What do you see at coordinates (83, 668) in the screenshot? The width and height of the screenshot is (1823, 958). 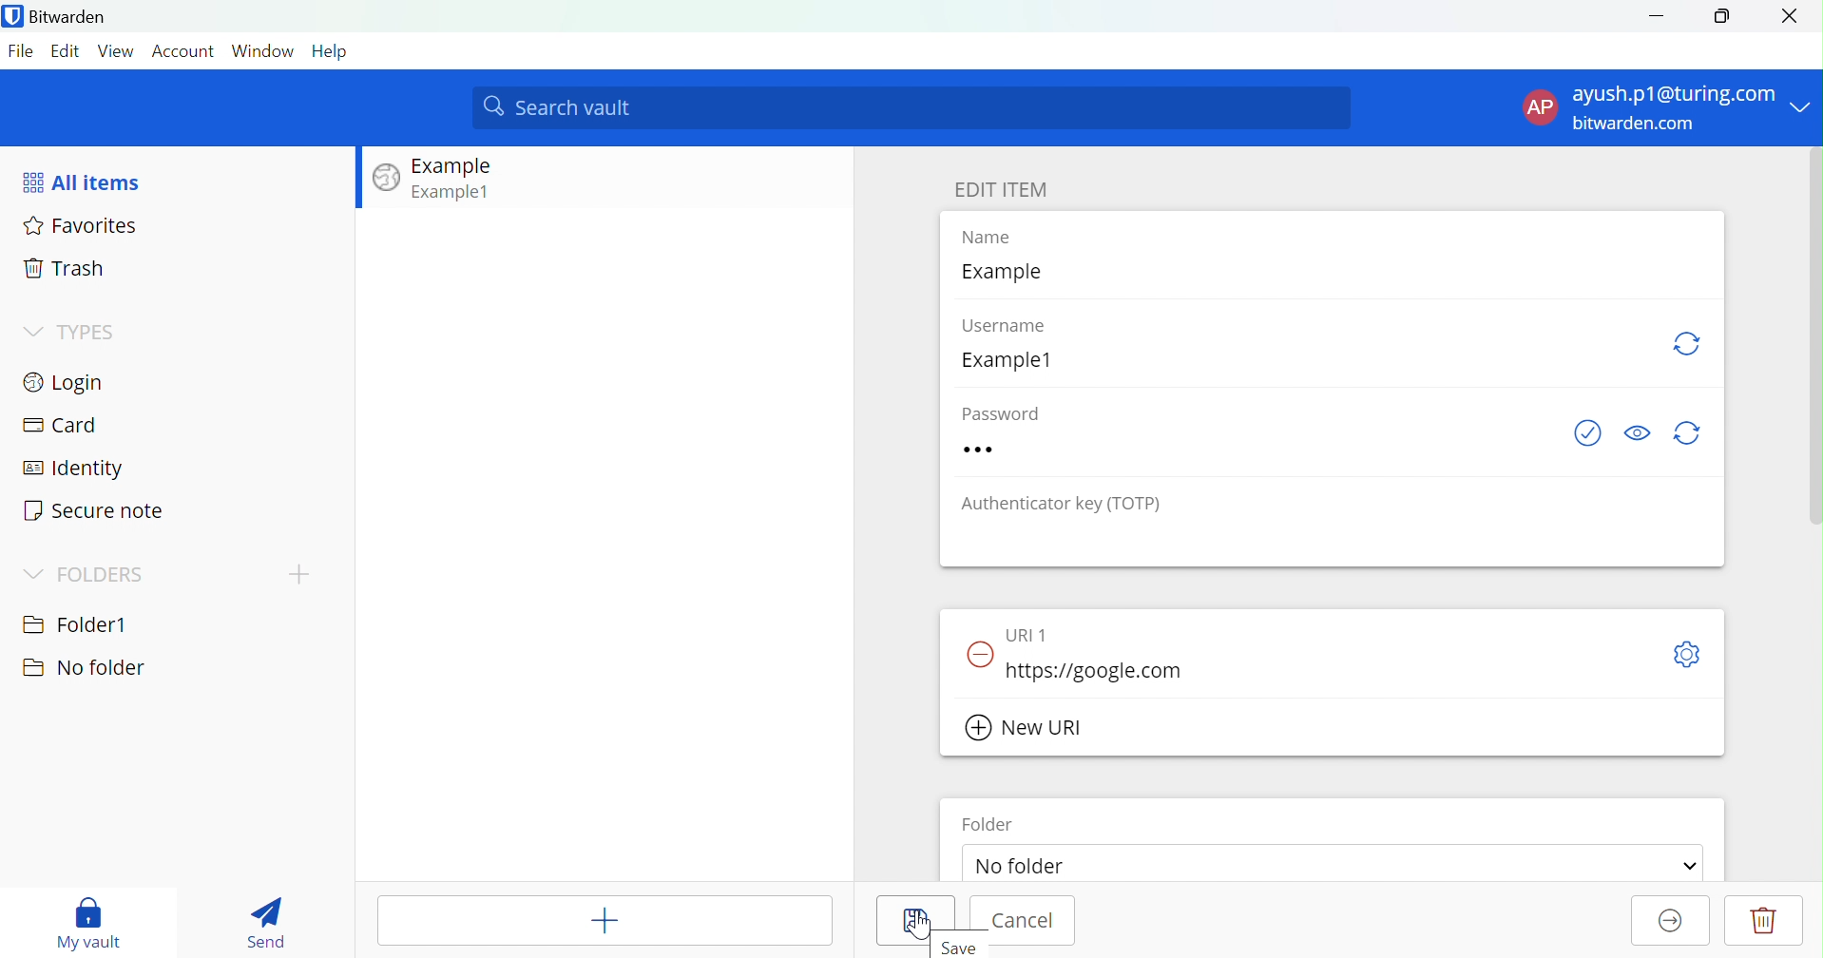 I see `No folder` at bounding box center [83, 668].